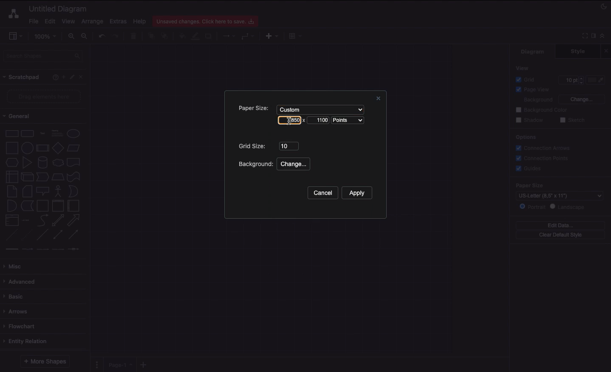  Describe the element at coordinates (27, 191) in the screenshot. I see `Card` at that location.